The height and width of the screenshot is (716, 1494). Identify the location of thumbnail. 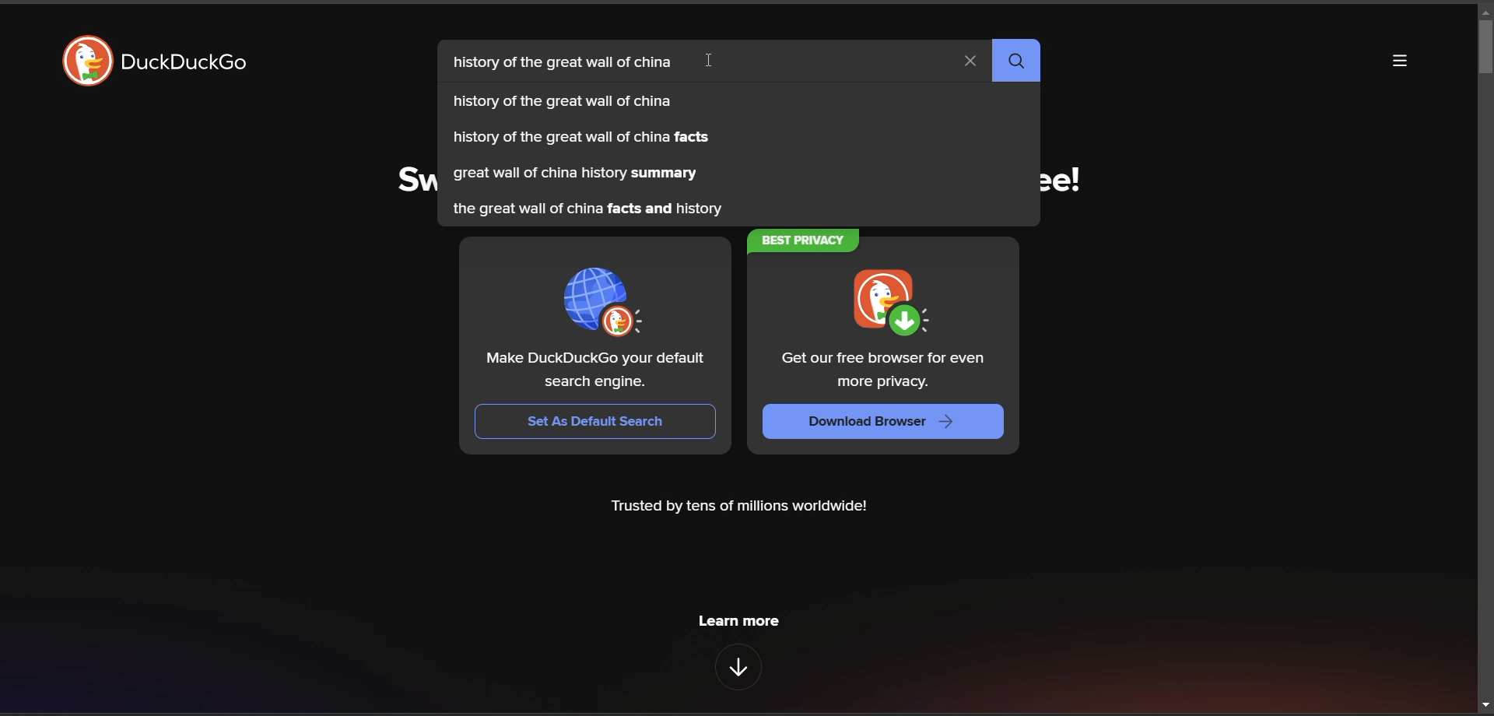
(896, 305).